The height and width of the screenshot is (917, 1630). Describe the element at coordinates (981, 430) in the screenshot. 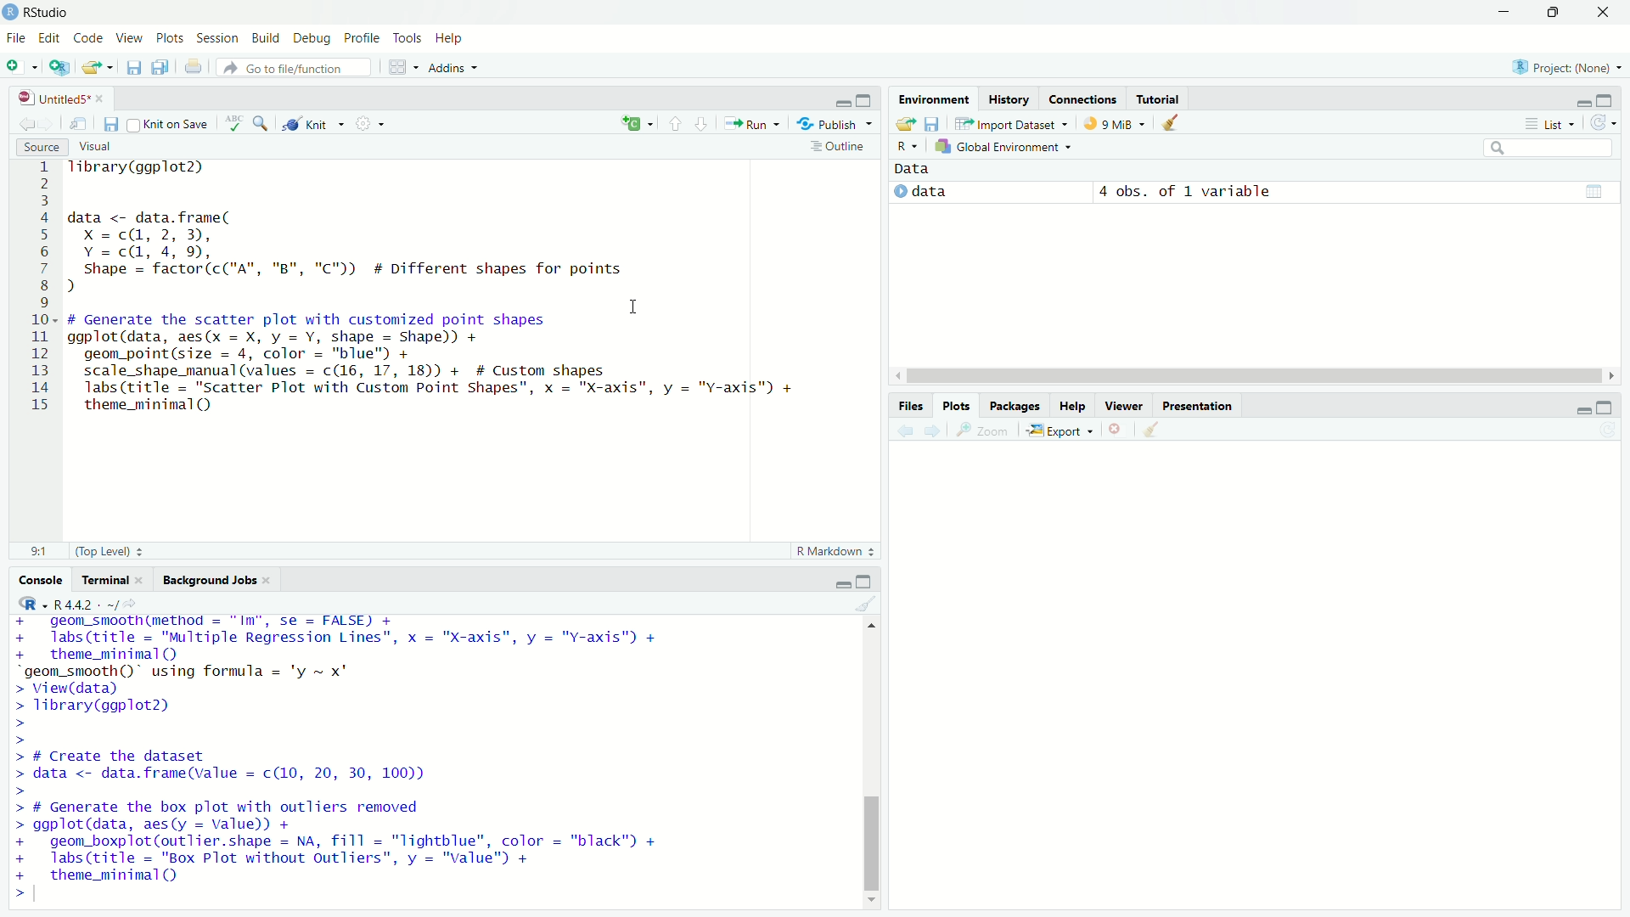

I see `Zoom` at that location.